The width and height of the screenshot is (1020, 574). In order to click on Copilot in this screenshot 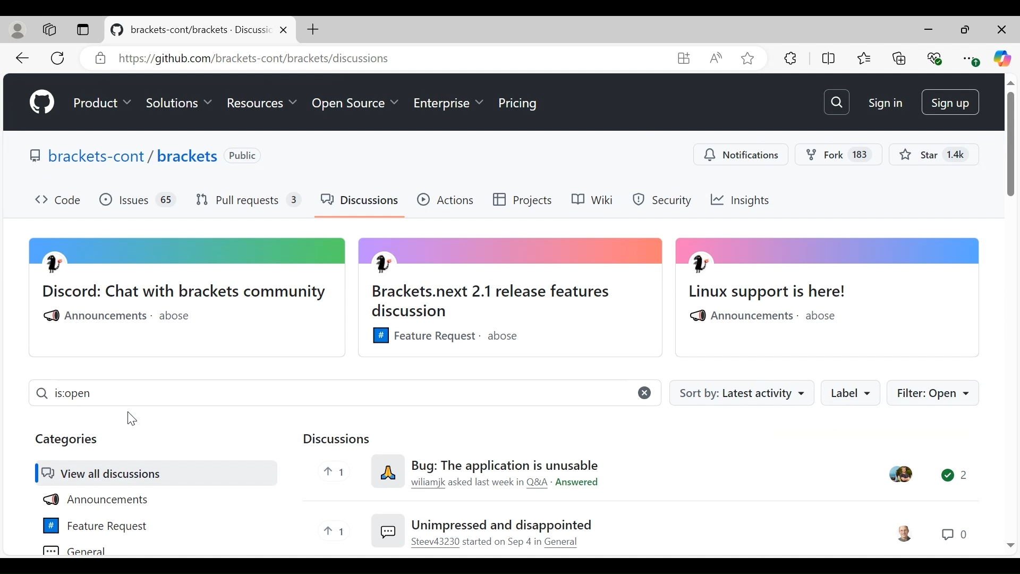, I will do `click(1004, 58)`.